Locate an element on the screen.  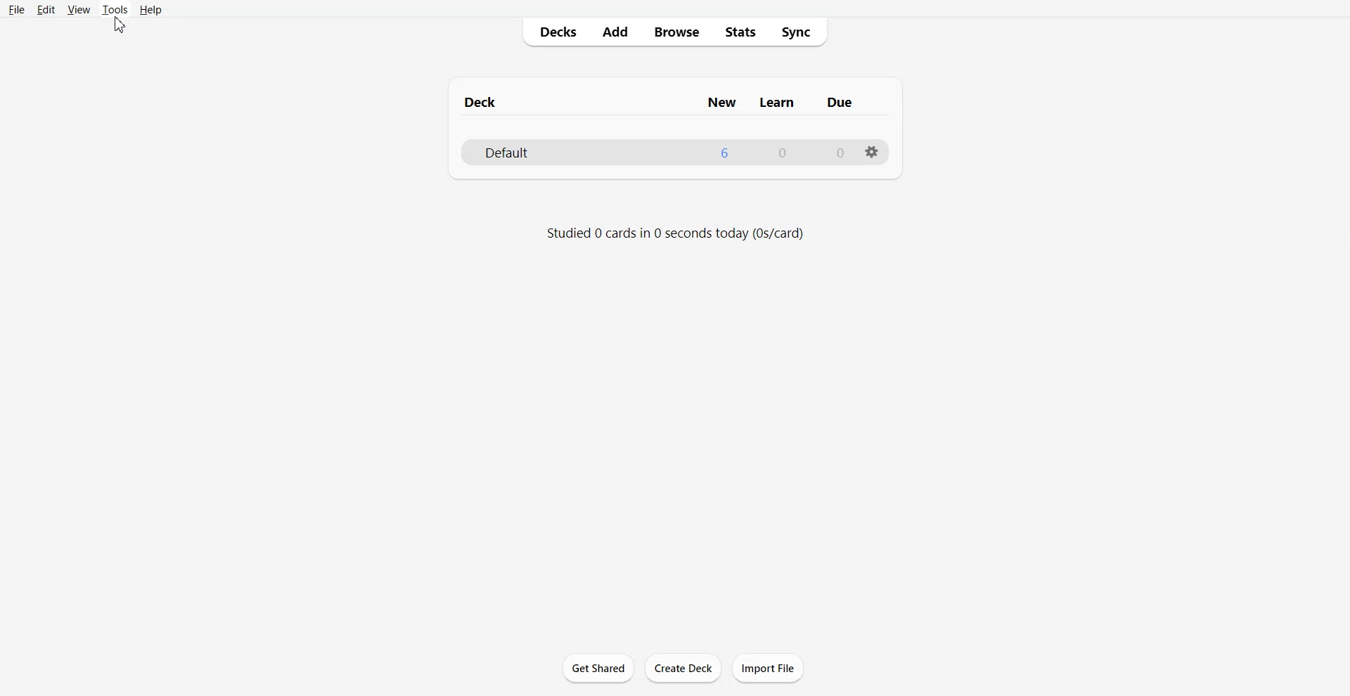
Decks is located at coordinates (553, 32).